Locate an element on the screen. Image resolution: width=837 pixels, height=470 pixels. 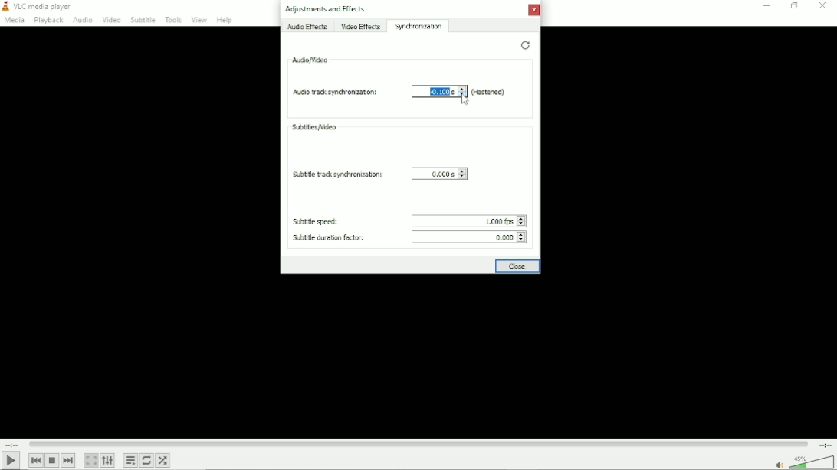
View is located at coordinates (198, 20).